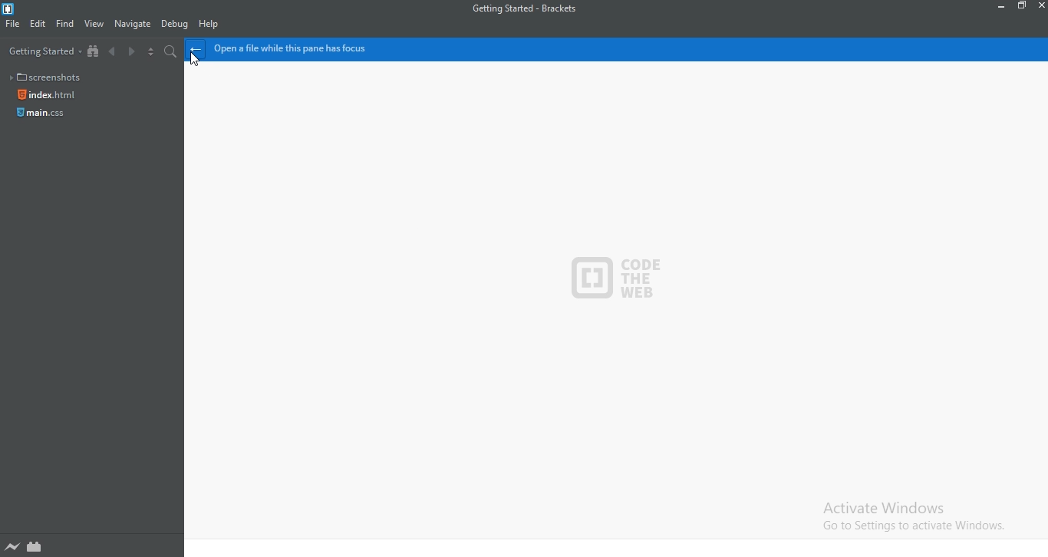 This screenshot has width=1048, height=557. Describe the element at coordinates (41, 114) in the screenshot. I see `main.css` at that location.